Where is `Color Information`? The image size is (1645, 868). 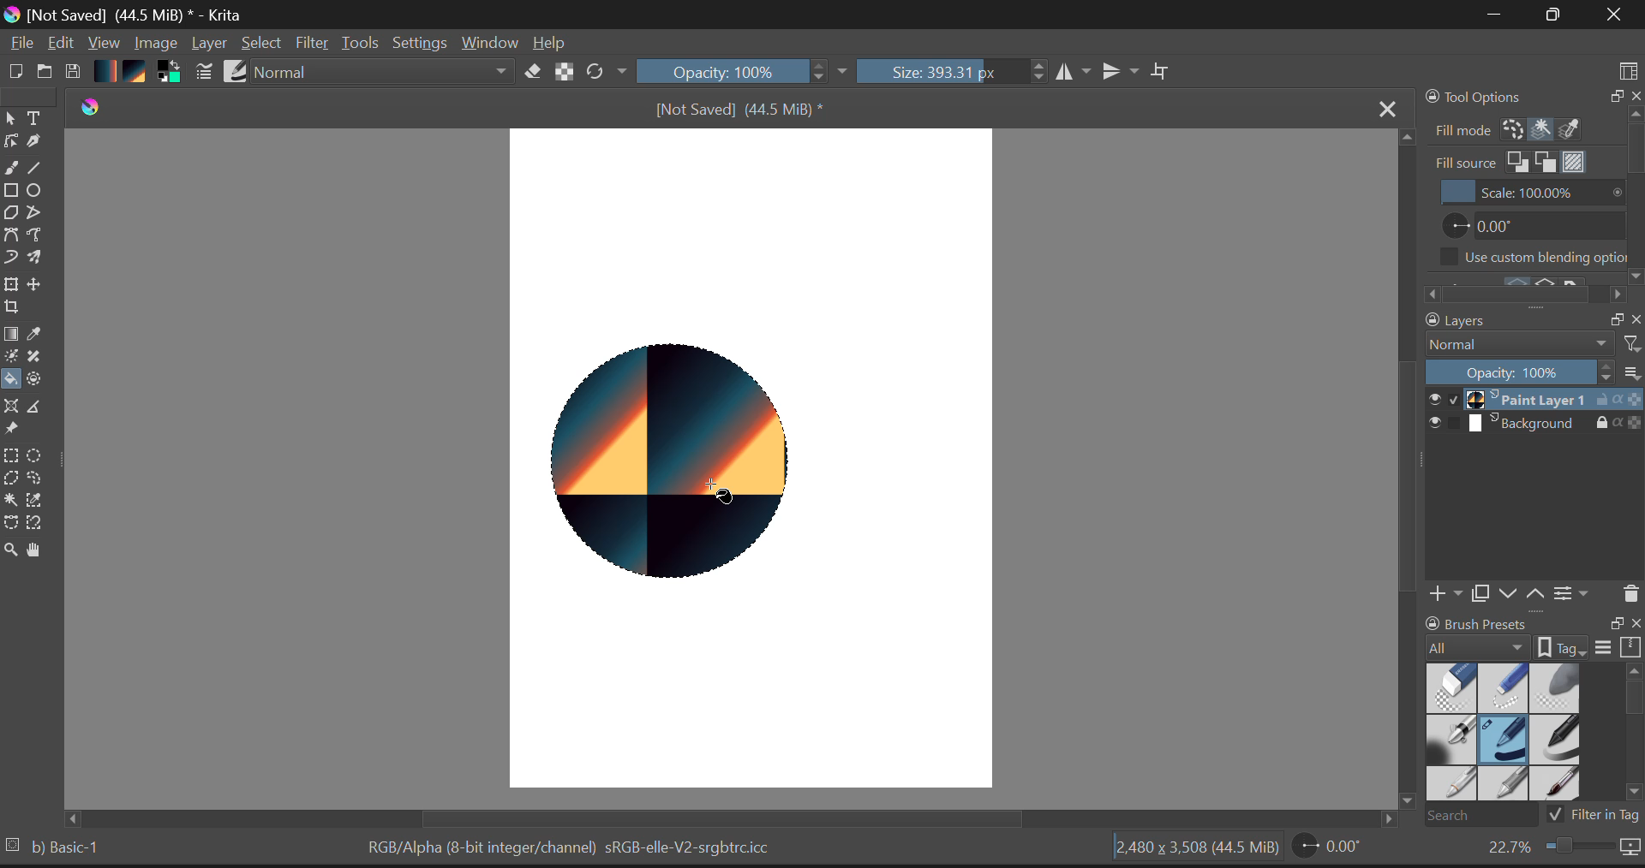 Color Information is located at coordinates (574, 849).